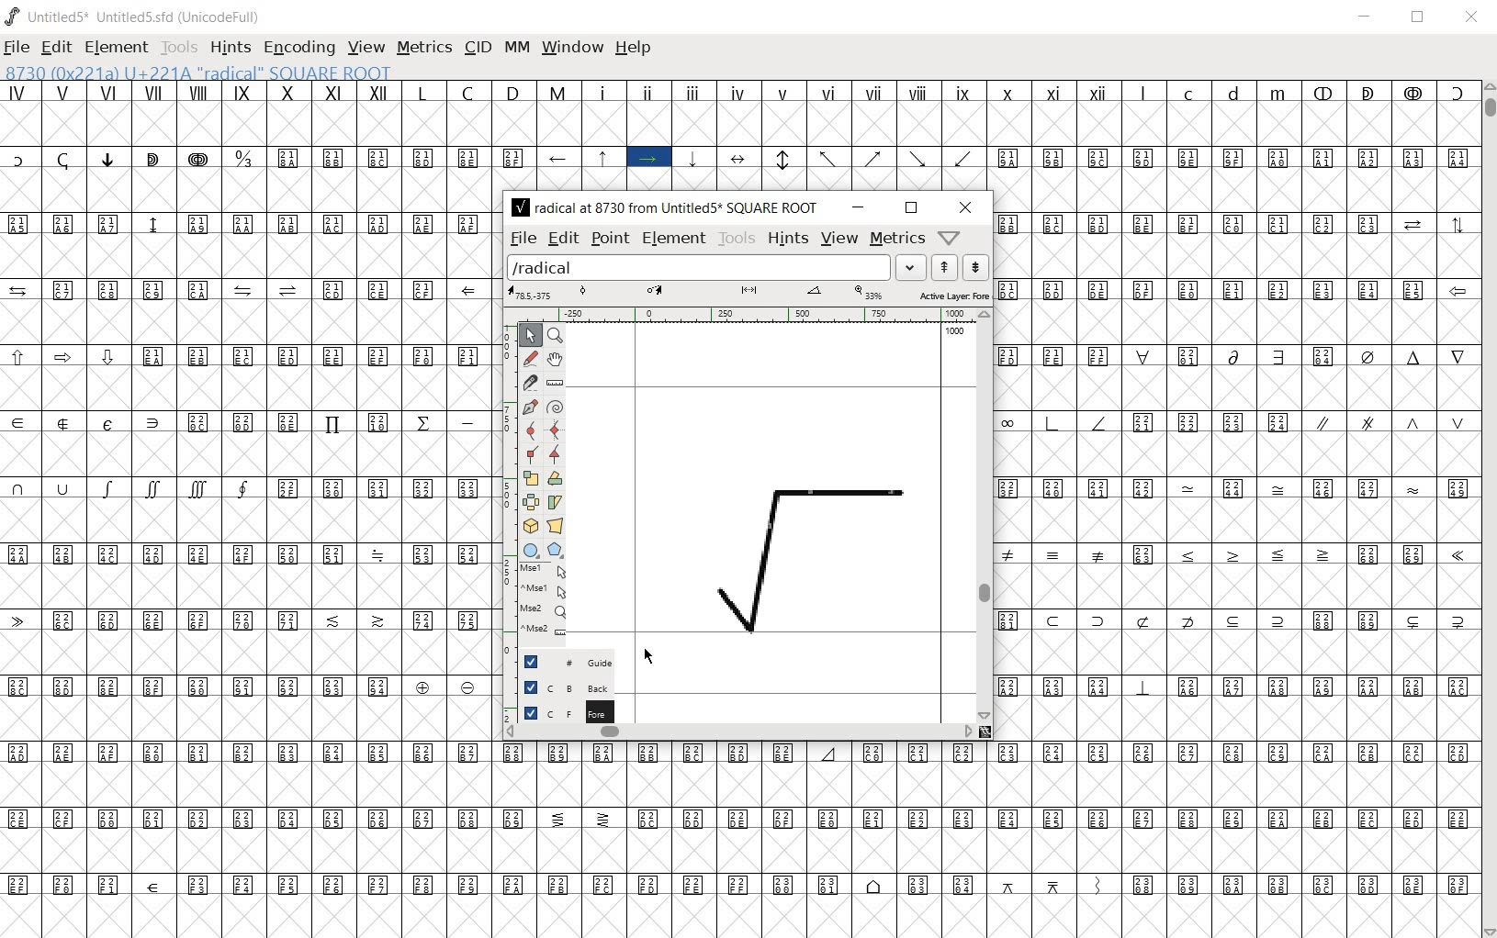  I want to click on view, so click(838, 238).